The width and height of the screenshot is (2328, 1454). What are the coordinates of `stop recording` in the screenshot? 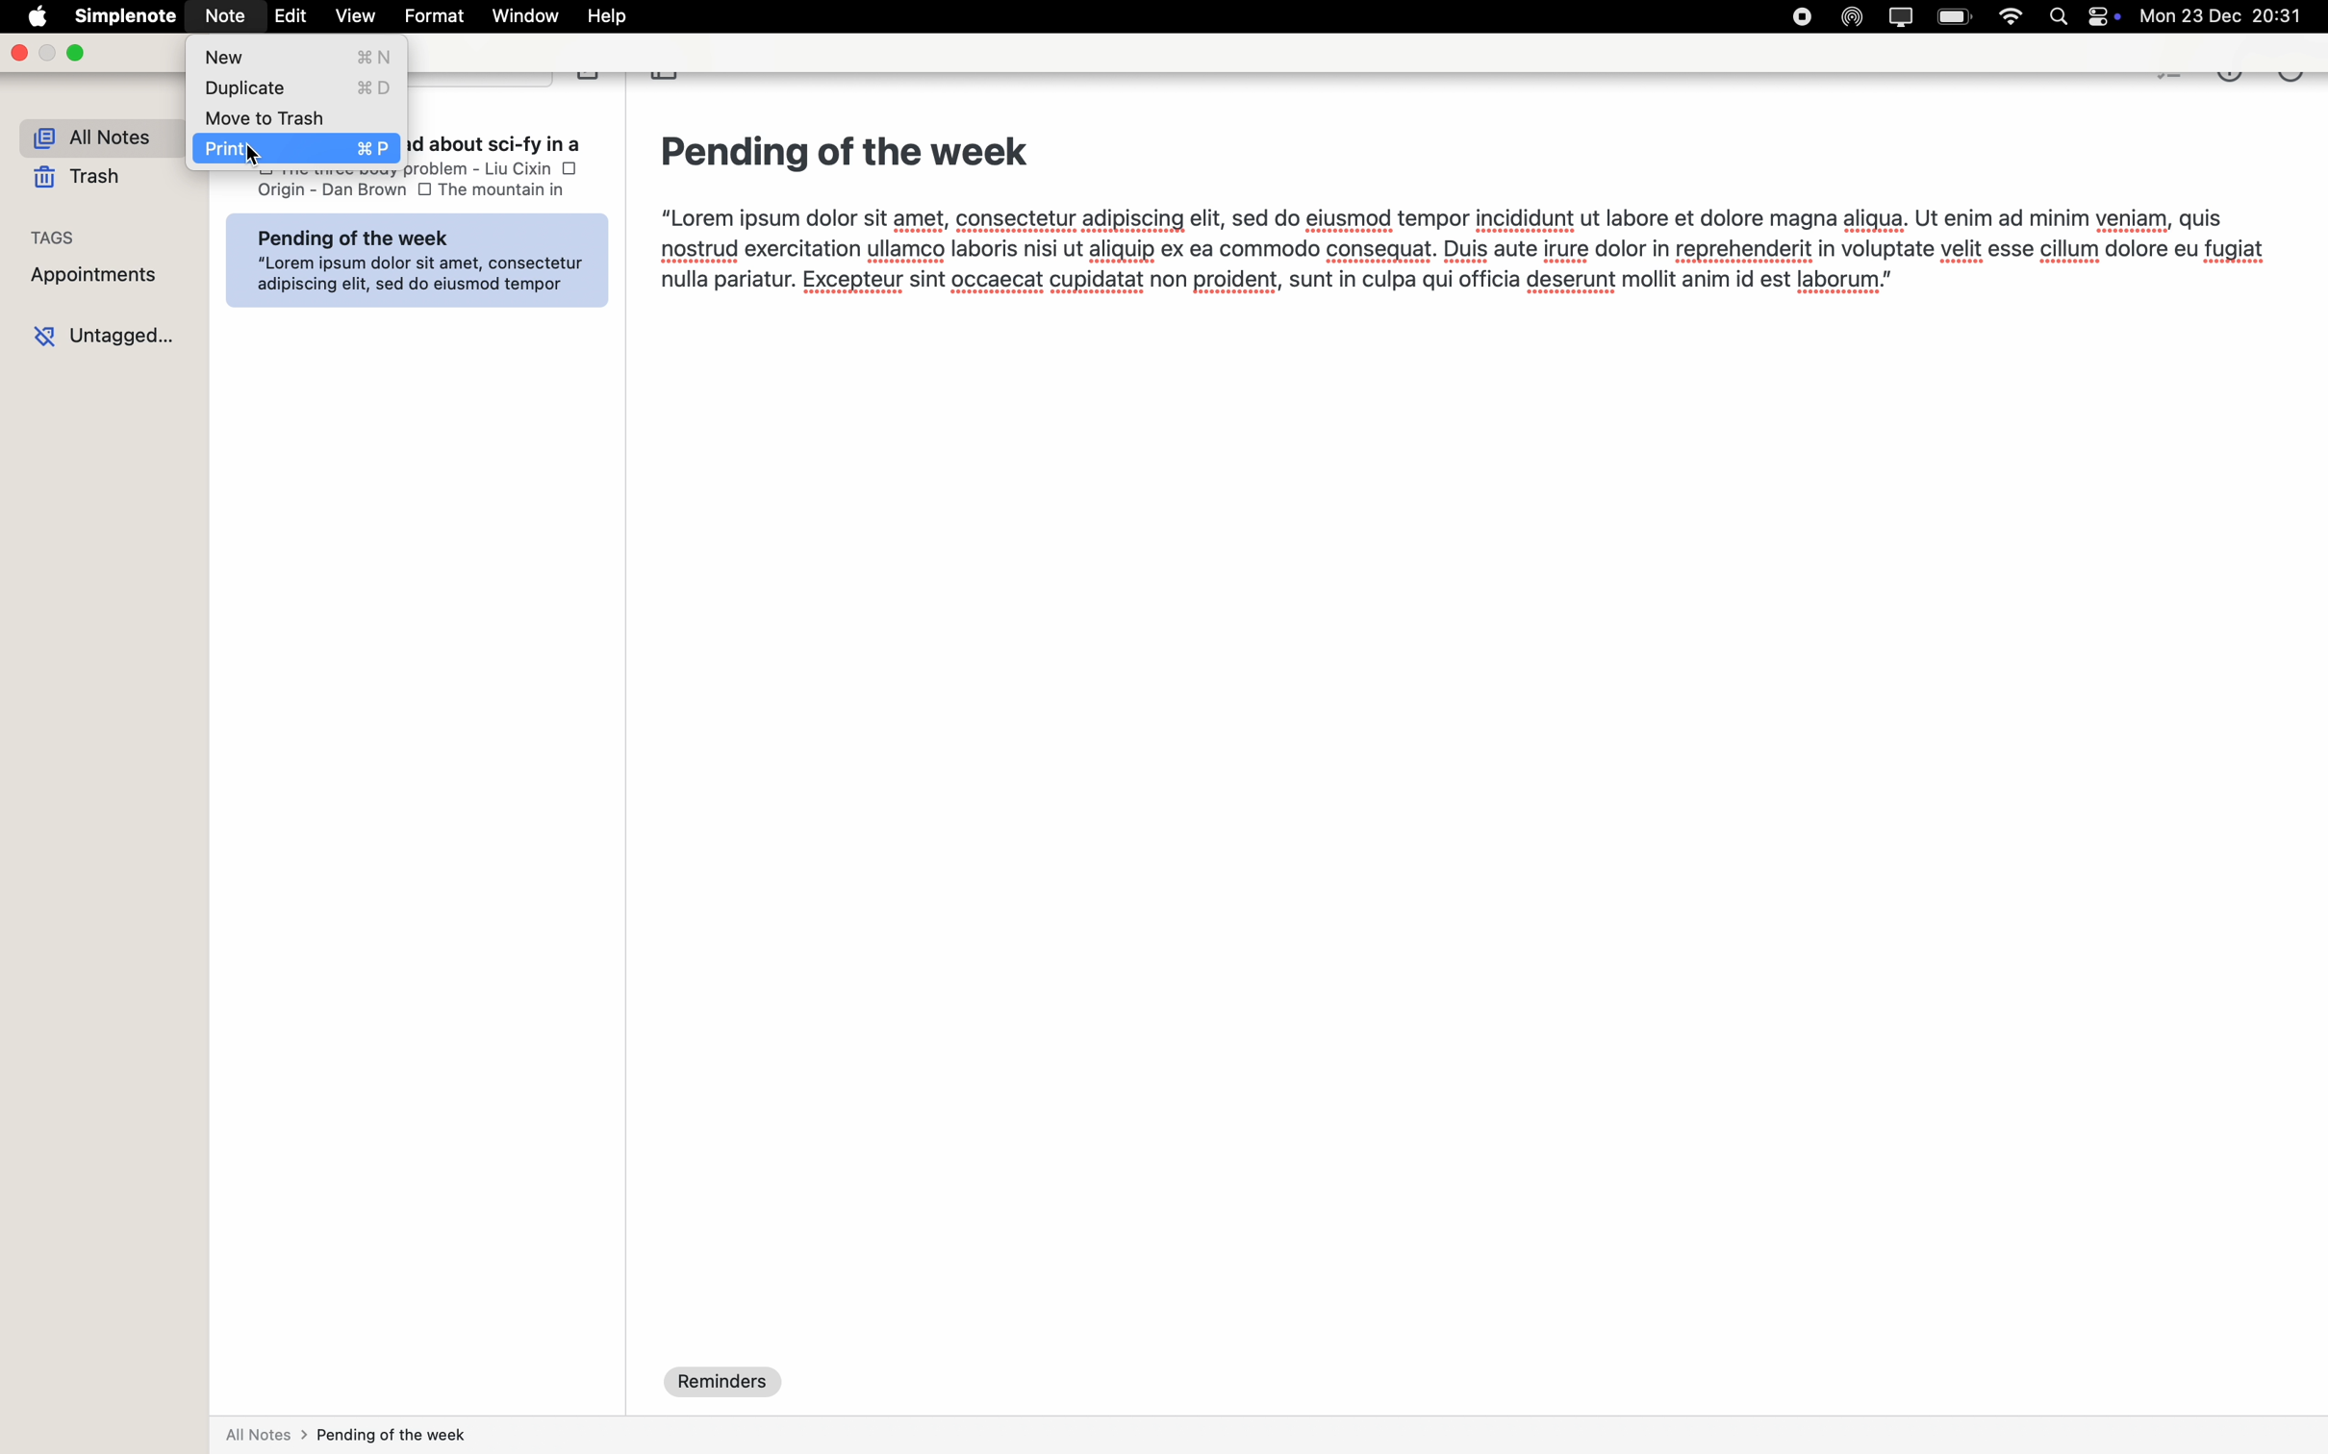 It's located at (1805, 14).